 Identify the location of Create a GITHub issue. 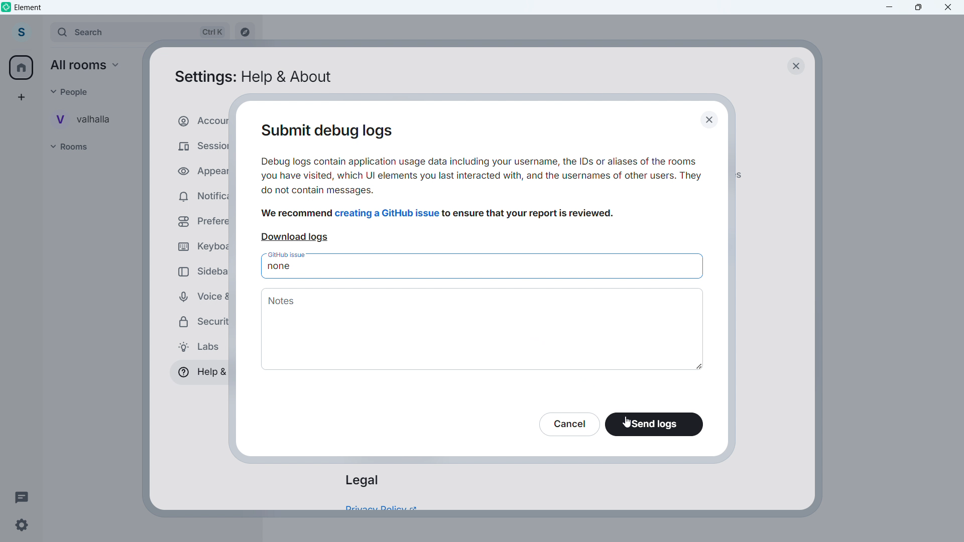
(388, 213).